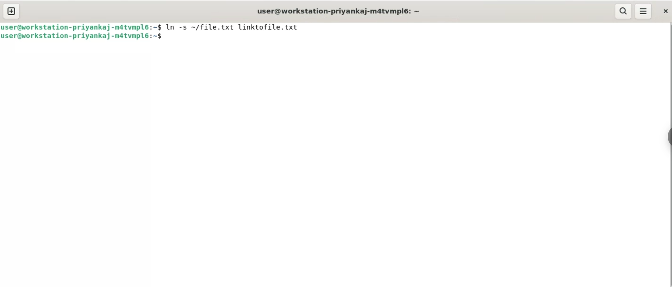 Image resolution: width=672 pixels, height=287 pixels. Describe the element at coordinates (161, 37) in the screenshot. I see `$` at that location.